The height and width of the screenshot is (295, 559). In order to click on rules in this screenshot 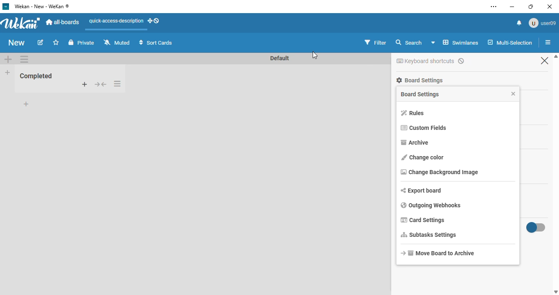, I will do `click(412, 113)`.